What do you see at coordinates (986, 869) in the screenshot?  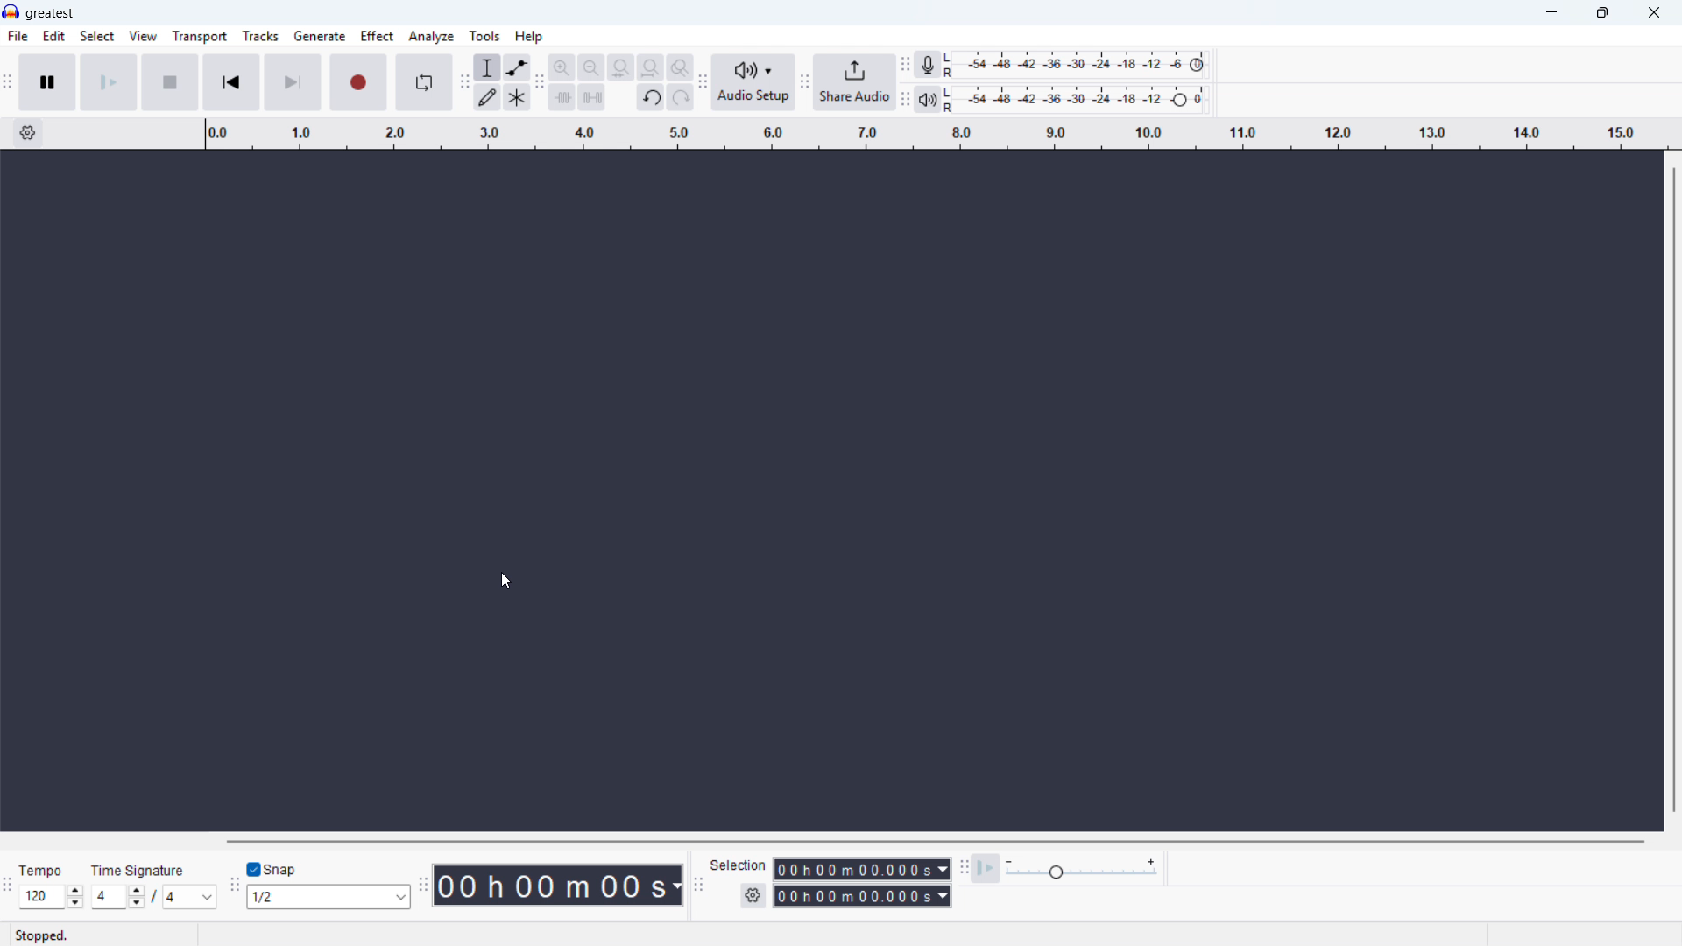 I see `Play at speed ` at bounding box center [986, 869].